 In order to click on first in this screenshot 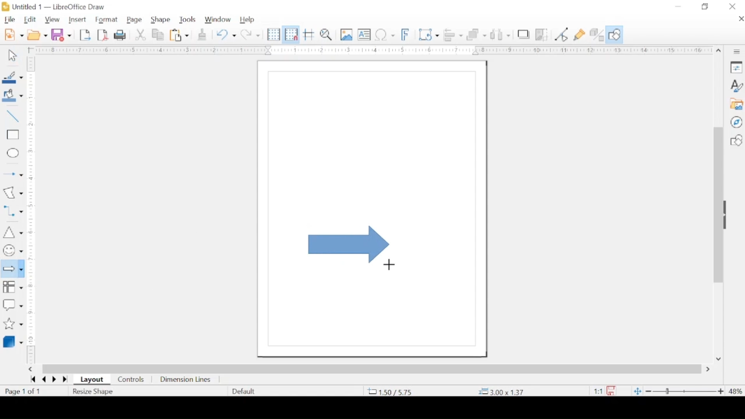, I will do `click(33, 379)`.